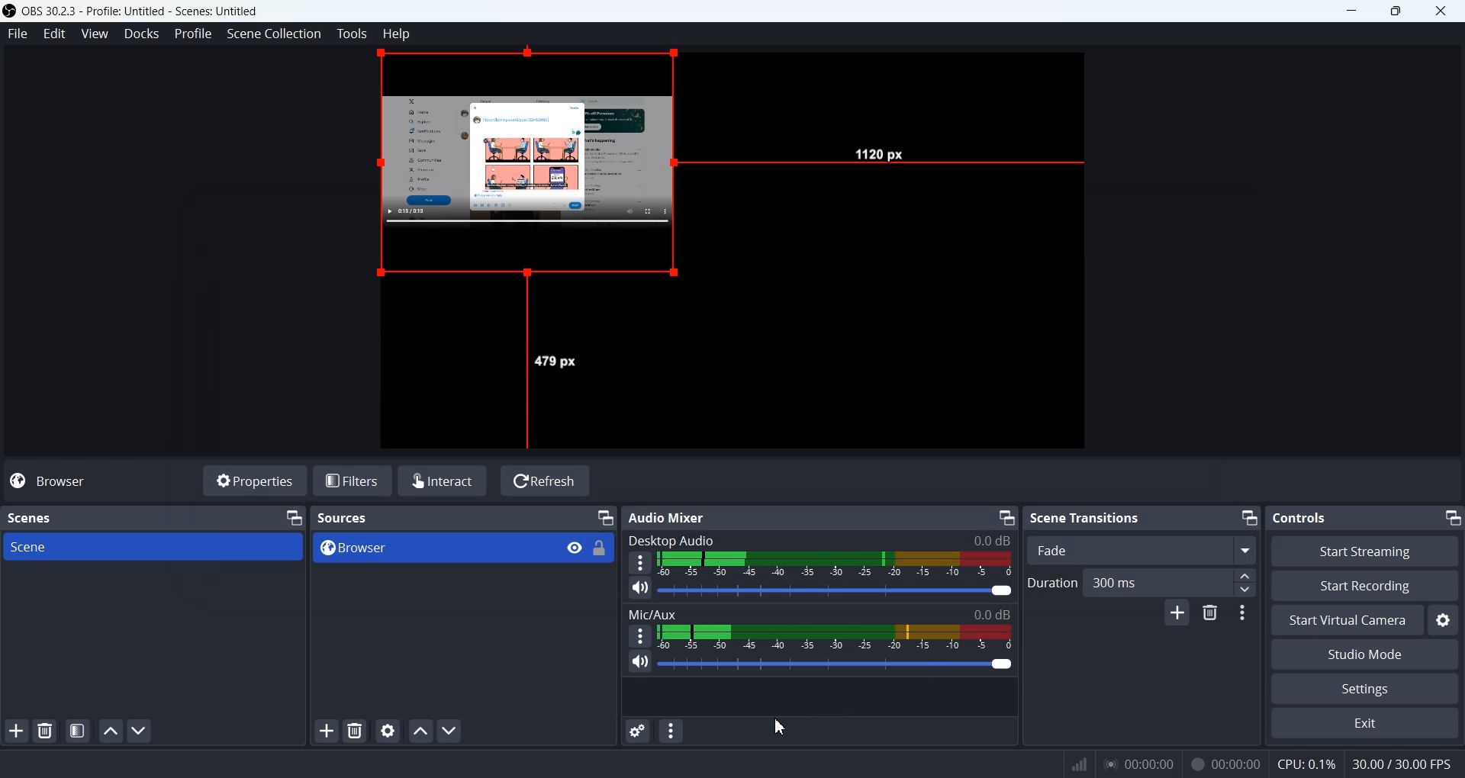  What do you see at coordinates (558, 362) in the screenshot?
I see `479 px` at bounding box center [558, 362].